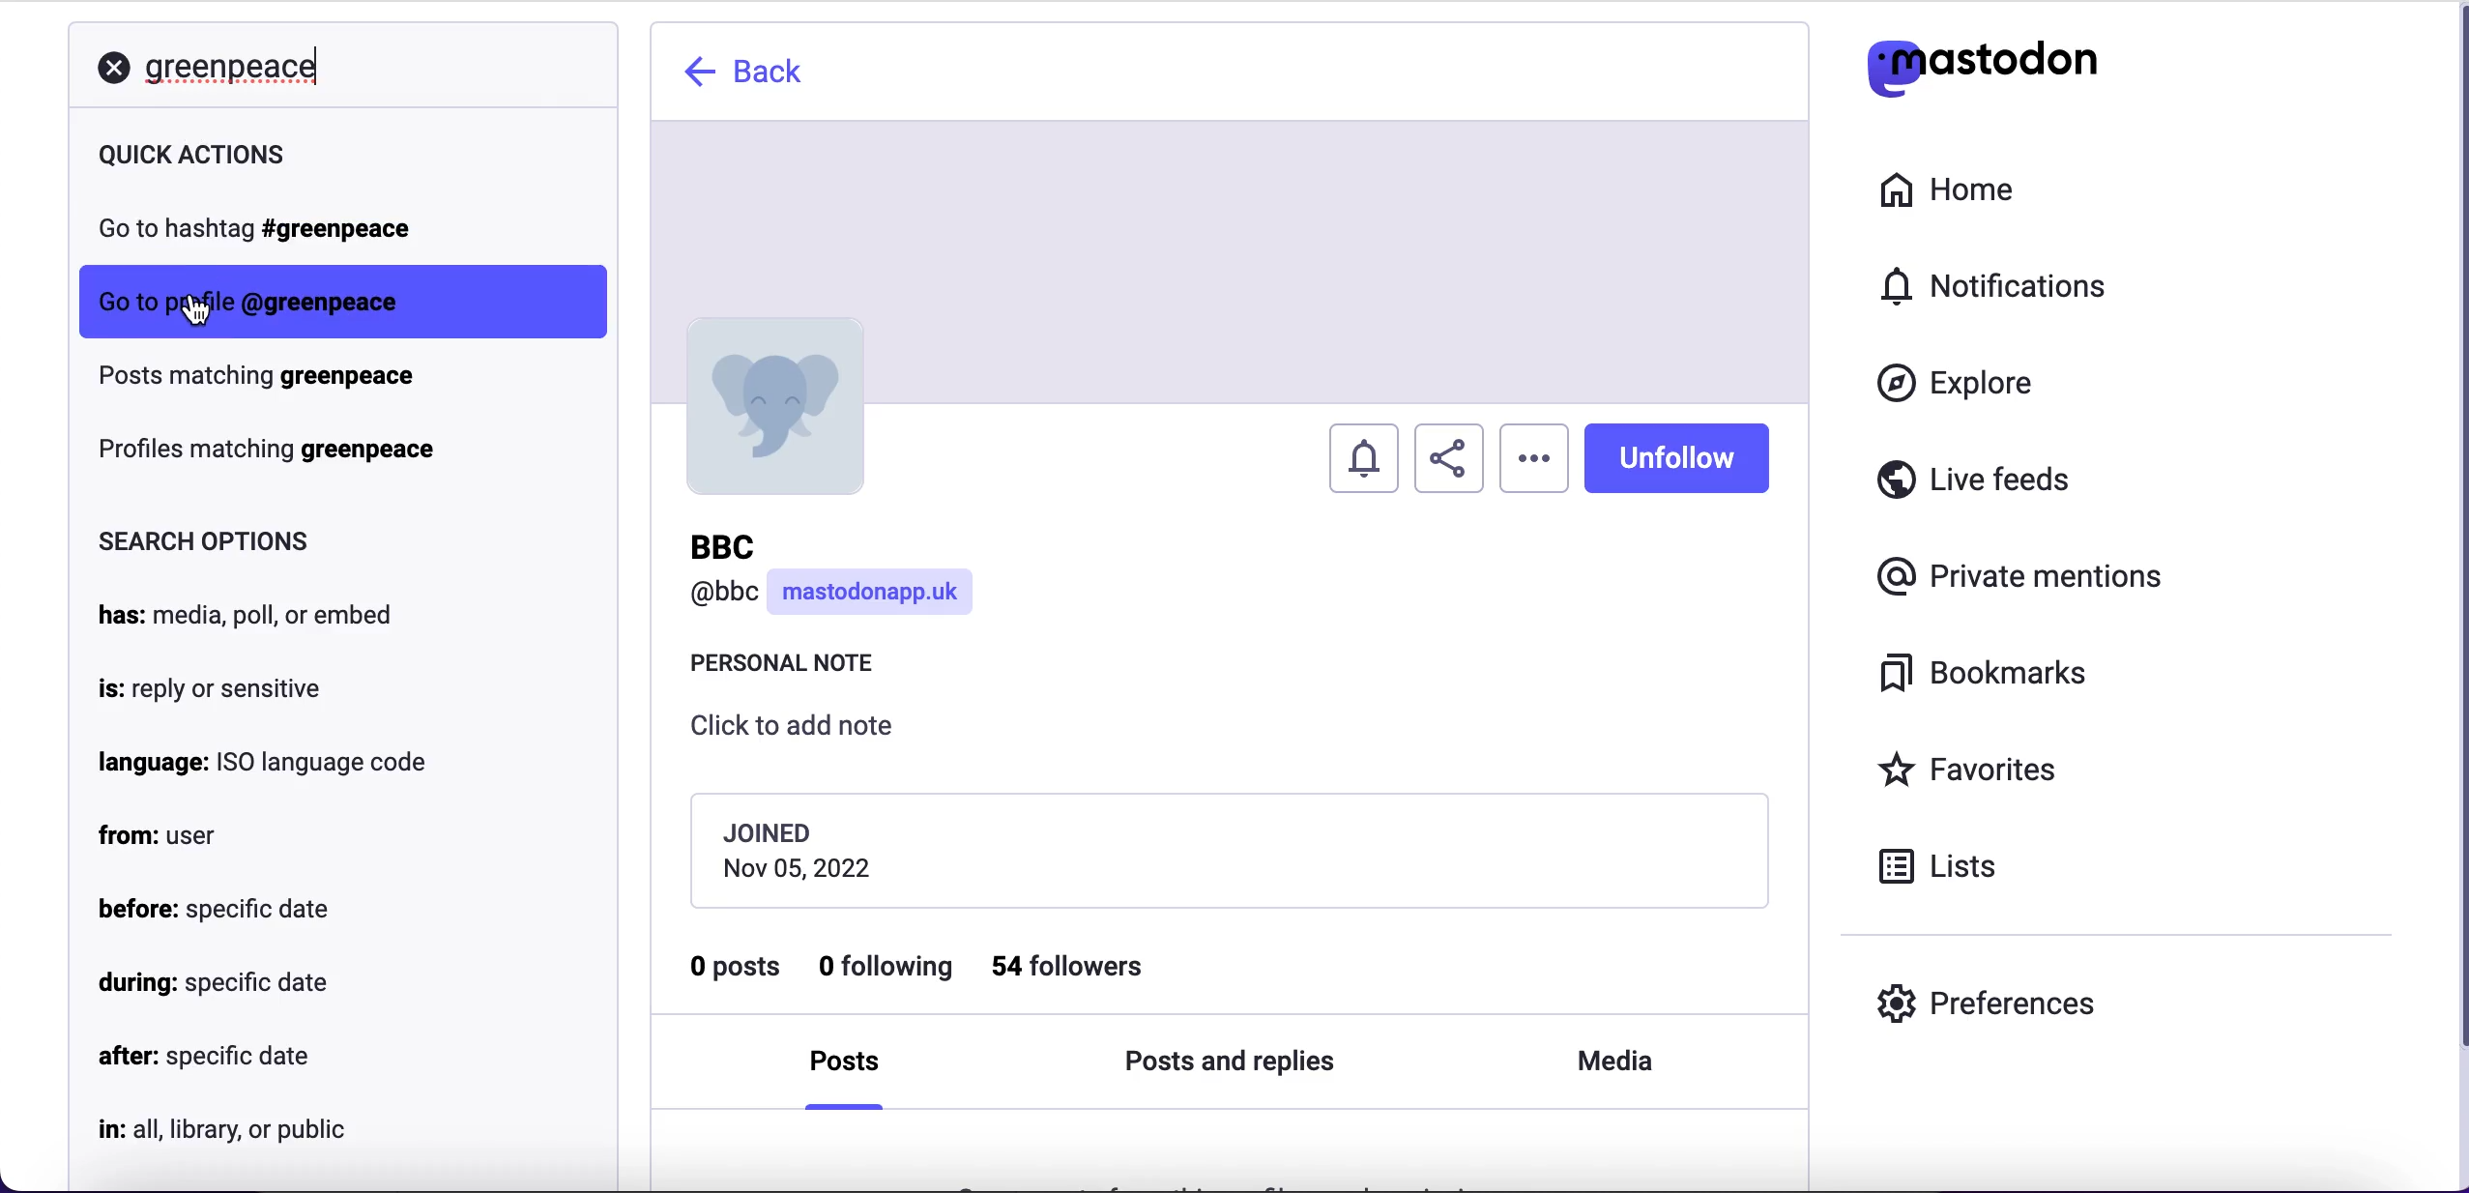  What do you see at coordinates (1366, 452) in the screenshot?
I see `turn notifications on` at bounding box center [1366, 452].